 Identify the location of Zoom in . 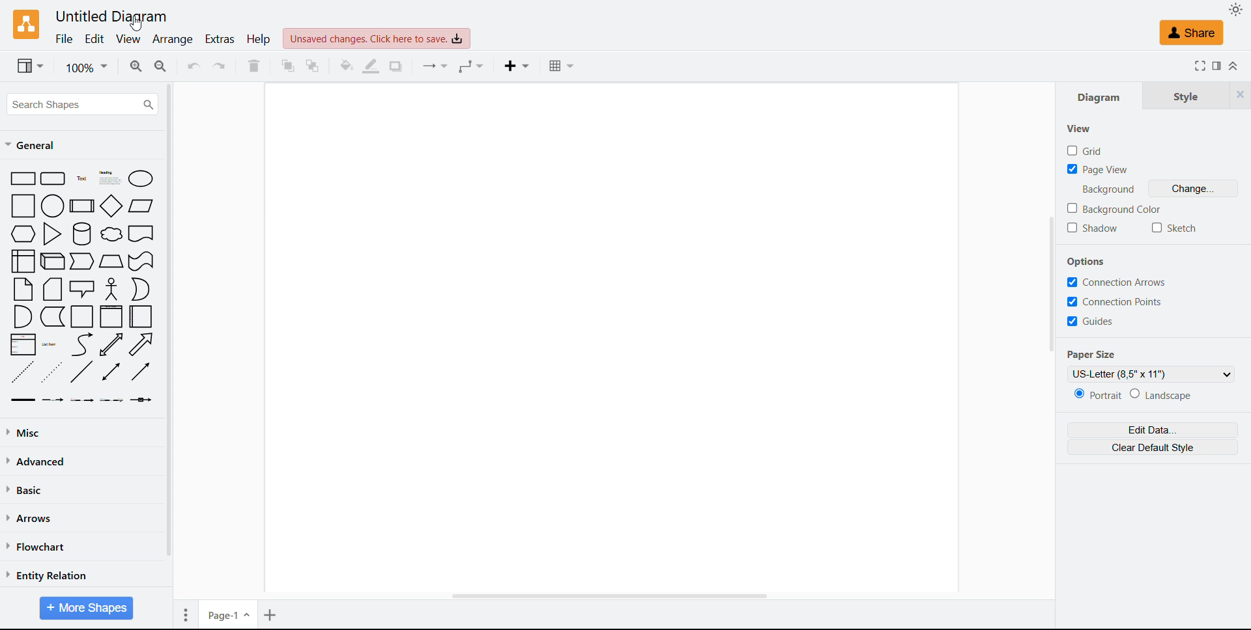
(136, 66).